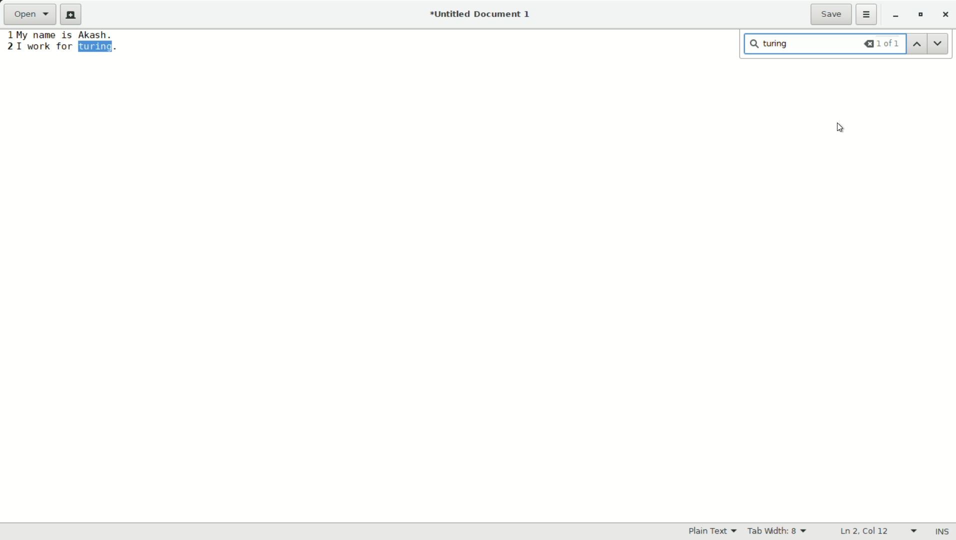 This screenshot has width=956, height=540. Describe the element at coordinates (713, 531) in the screenshot. I see `plain text` at that location.